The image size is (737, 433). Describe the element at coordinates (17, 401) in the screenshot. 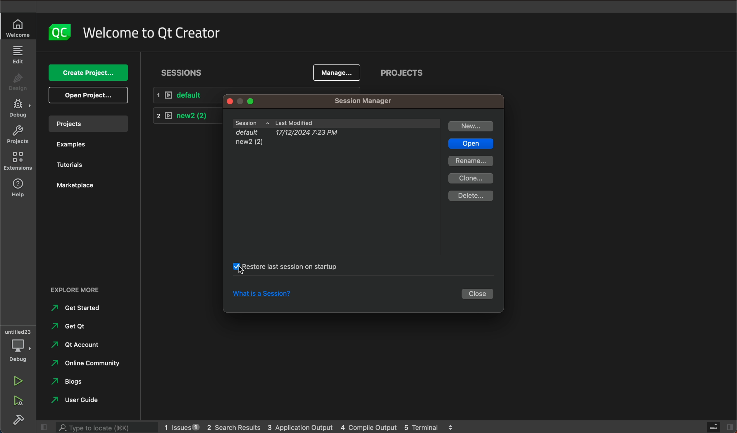

I see `run debug` at that location.